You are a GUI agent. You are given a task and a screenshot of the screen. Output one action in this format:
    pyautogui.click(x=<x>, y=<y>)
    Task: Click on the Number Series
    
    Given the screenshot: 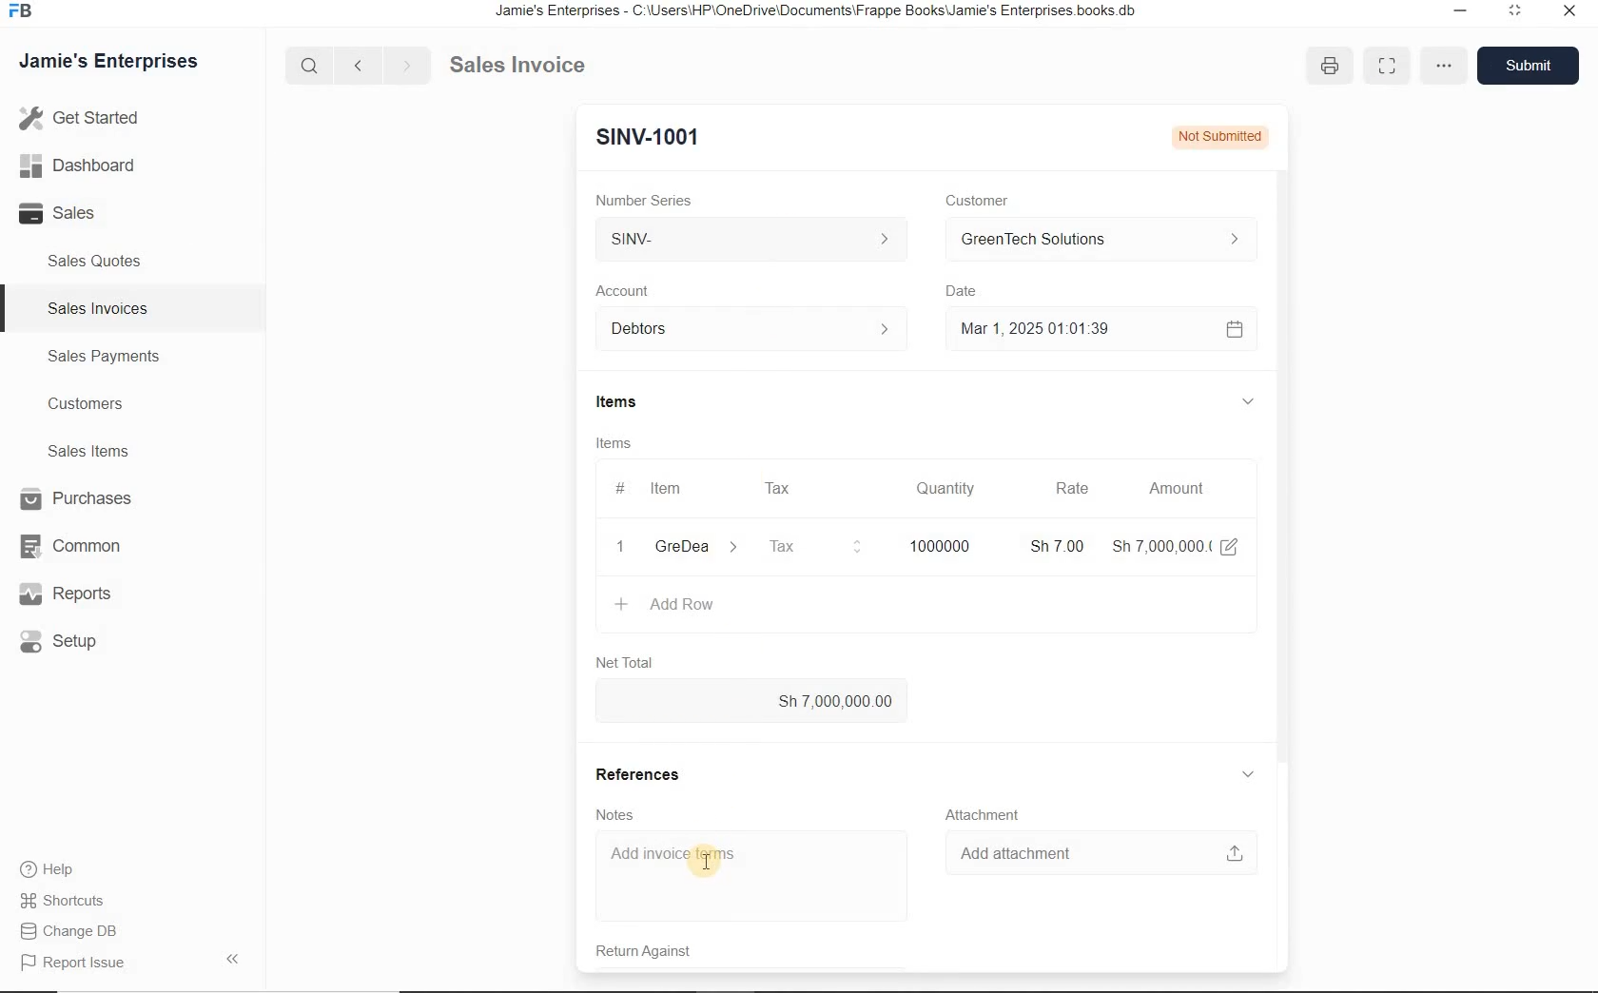 What is the action you would take?
    pyautogui.click(x=639, y=197)
    